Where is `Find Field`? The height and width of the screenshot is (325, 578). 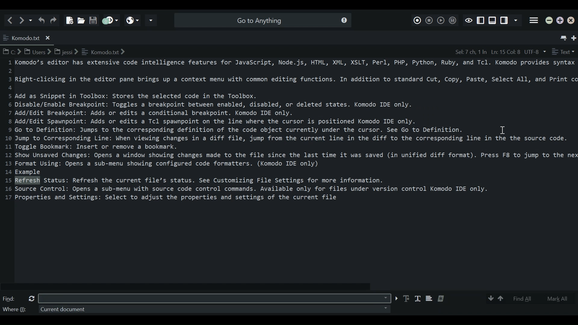 Find Field is located at coordinates (214, 298).